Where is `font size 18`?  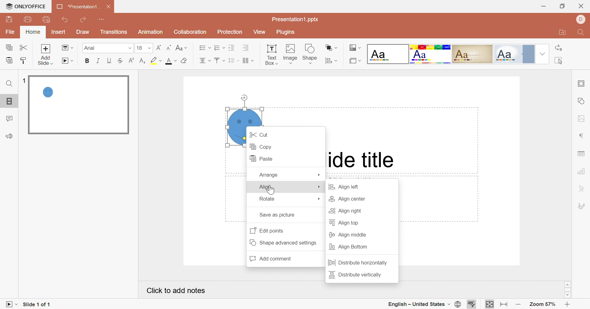 font size 18 is located at coordinates (140, 49).